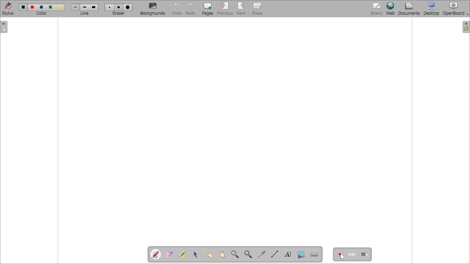  What do you see at coordinates (261, 254) in the screenshot?
I see `Virtual laser pointer` at bounding box center [261, 254].